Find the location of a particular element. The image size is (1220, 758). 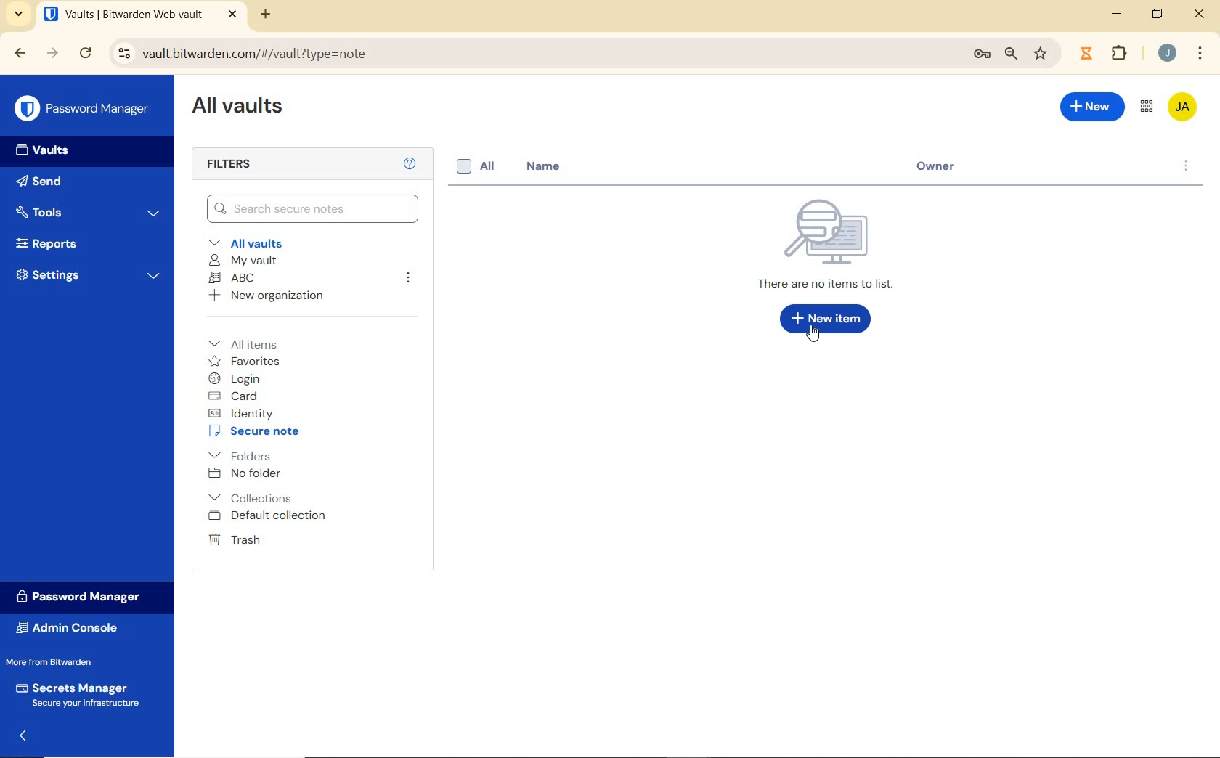

Secrets Manager is located at coordinates (81, 694).